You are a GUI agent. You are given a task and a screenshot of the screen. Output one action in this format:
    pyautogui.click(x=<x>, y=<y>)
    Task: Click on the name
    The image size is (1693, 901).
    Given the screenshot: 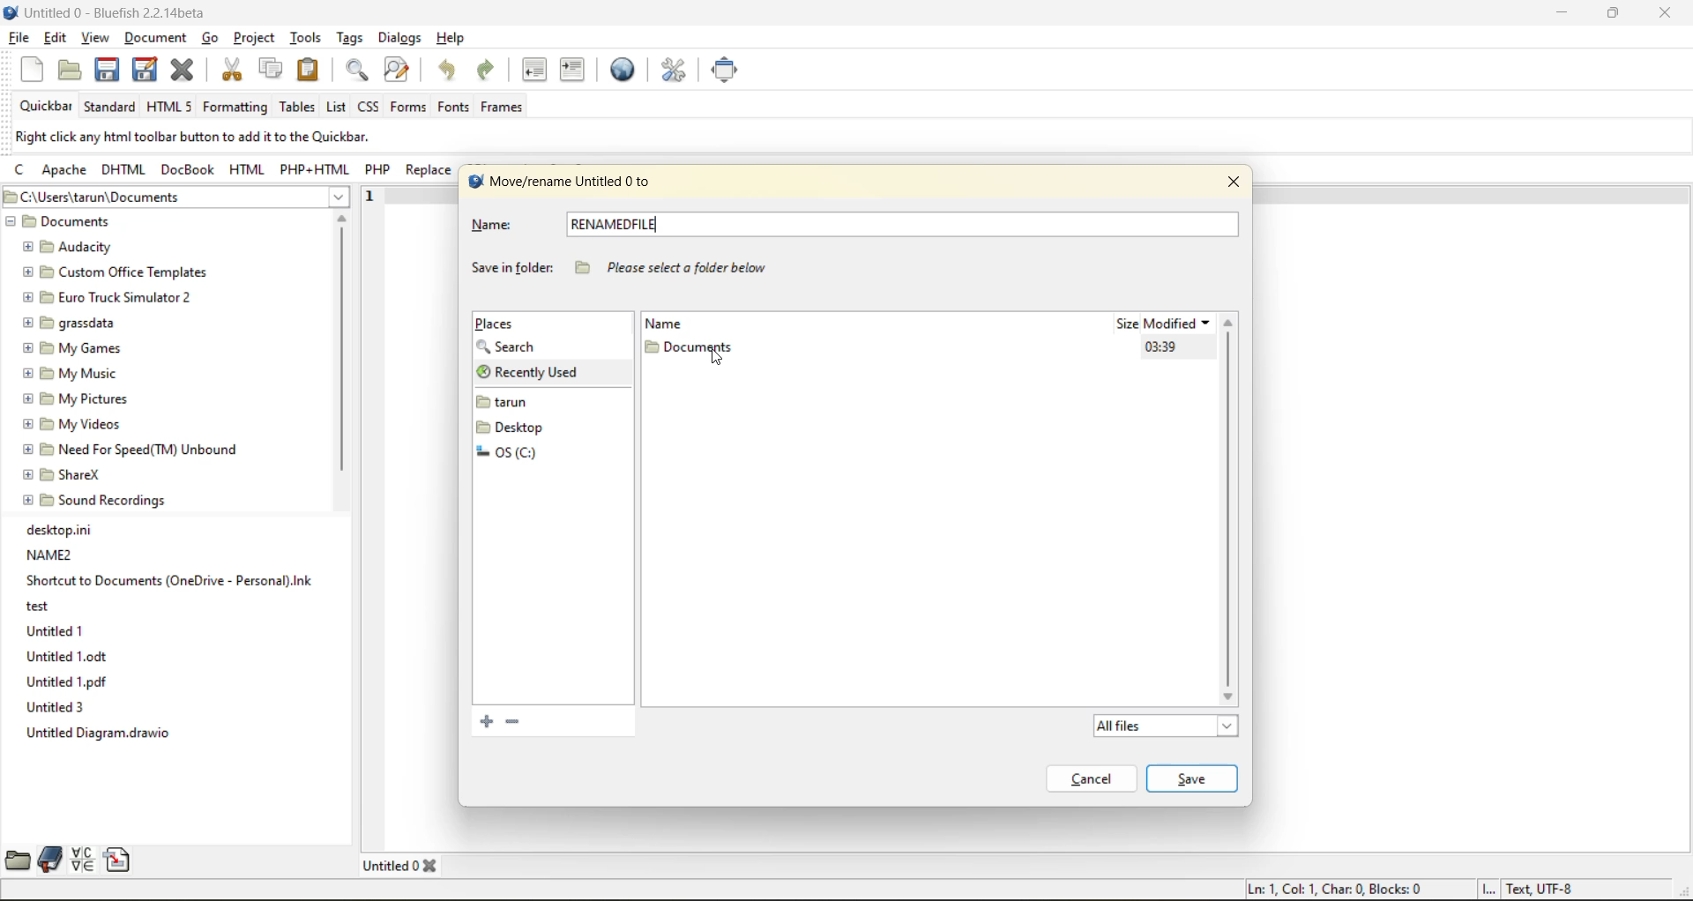 What is the action you would take?
    pyautogui.click(x=675, y=323)
    